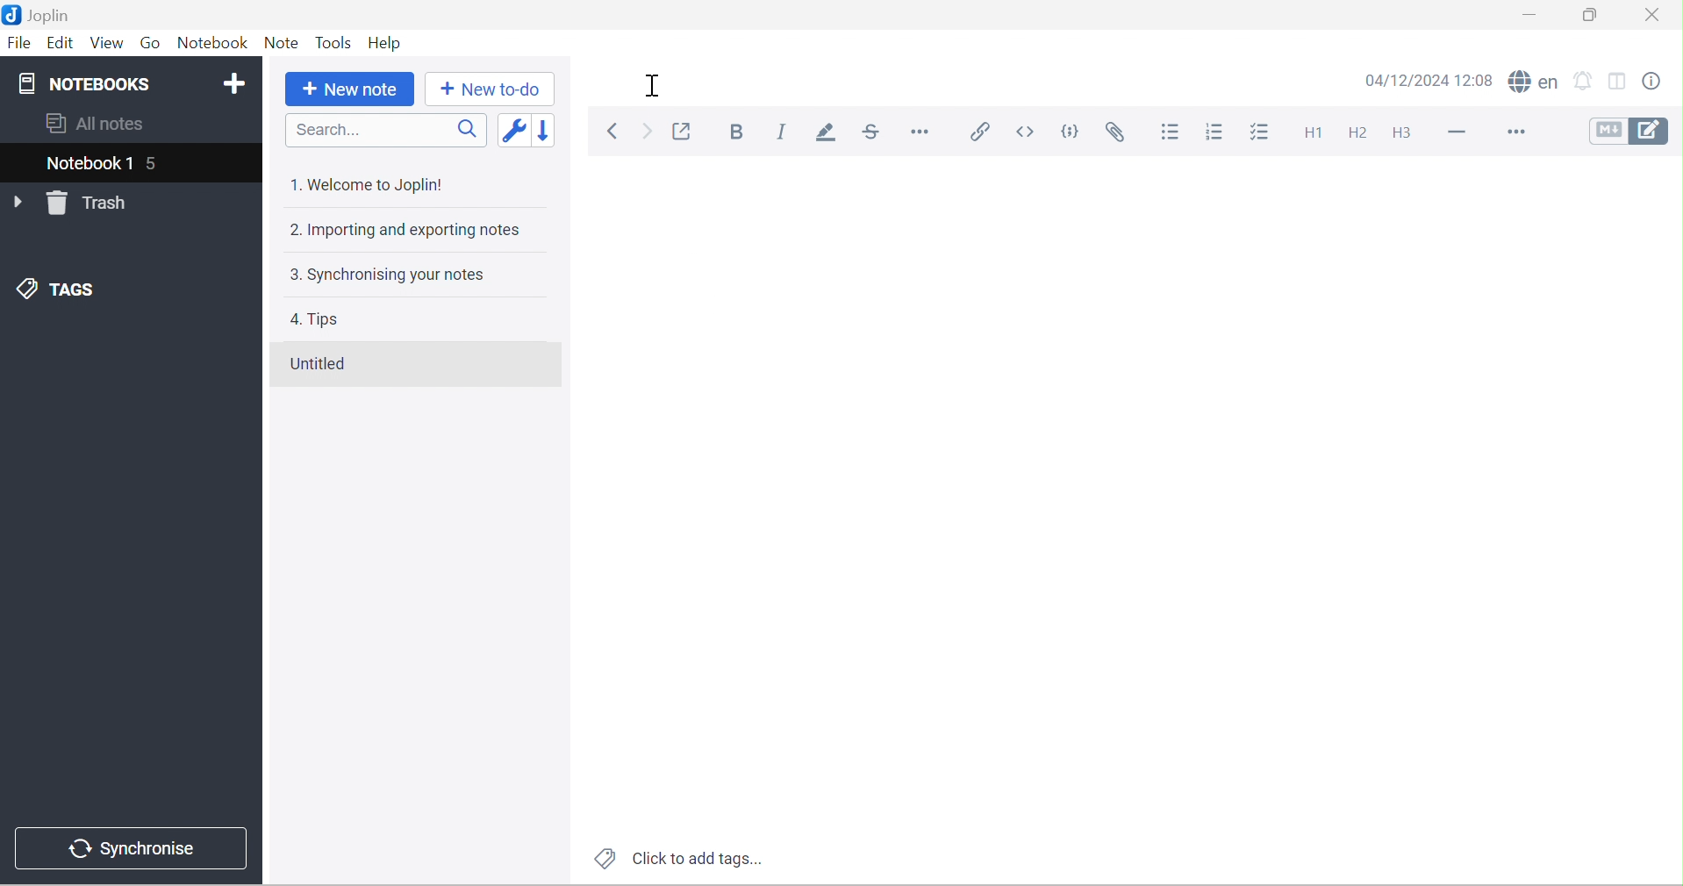 Image resolution: width=1683 pixels, height=886 pixels. I want to click on spell checker, so click(1531, 81).